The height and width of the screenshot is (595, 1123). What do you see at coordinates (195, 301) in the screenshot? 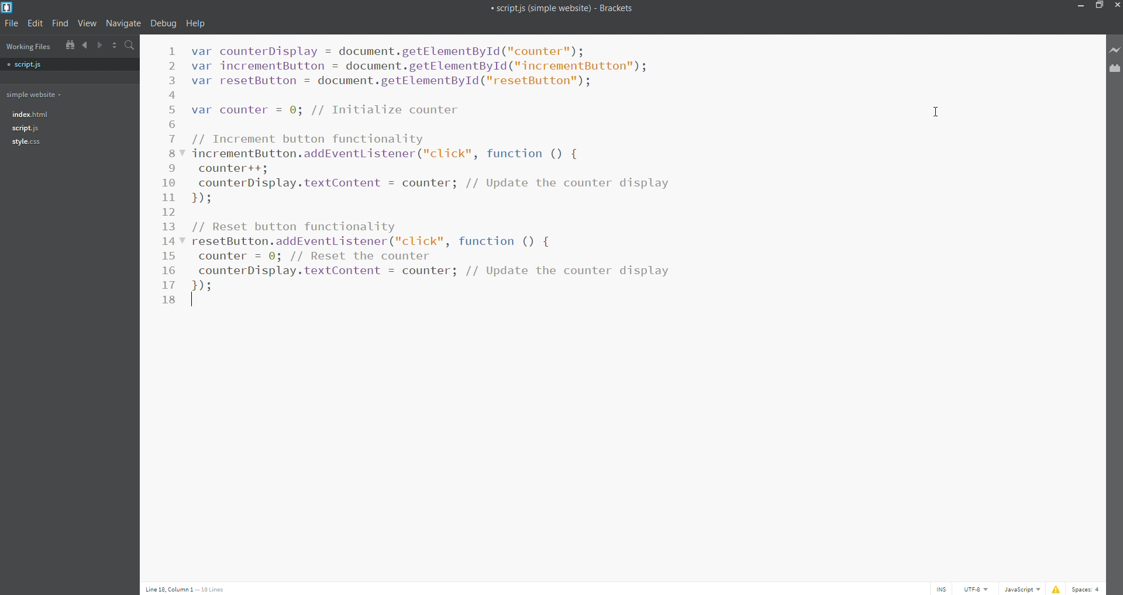
I see `Text Cursor ` at bounding box center [195, 301].